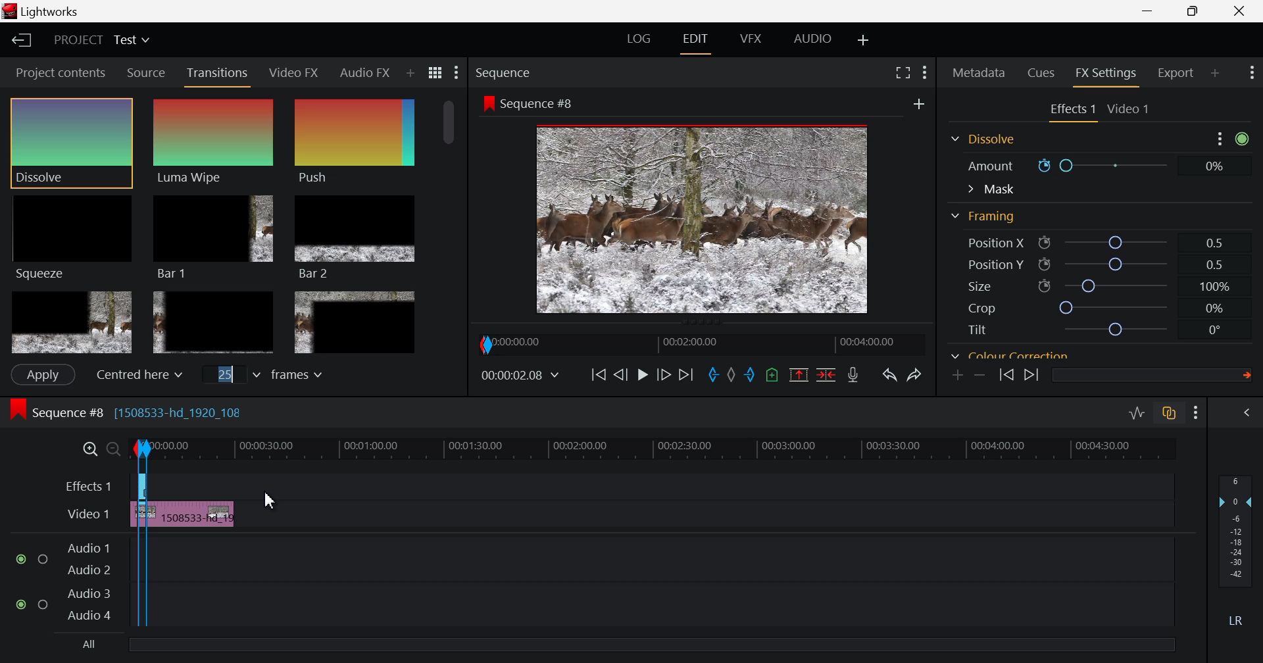 This screenshot has width=1263, height=663. What do you see at coordinates (87, 449) in the screenshot?
I see `Timeline Zoom In` at bounding box center [87, 449].